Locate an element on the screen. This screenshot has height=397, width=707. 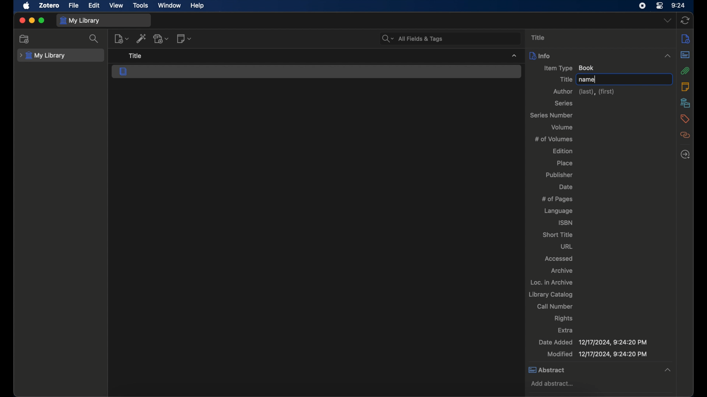
dropdown is located at coordinates (668, 371).